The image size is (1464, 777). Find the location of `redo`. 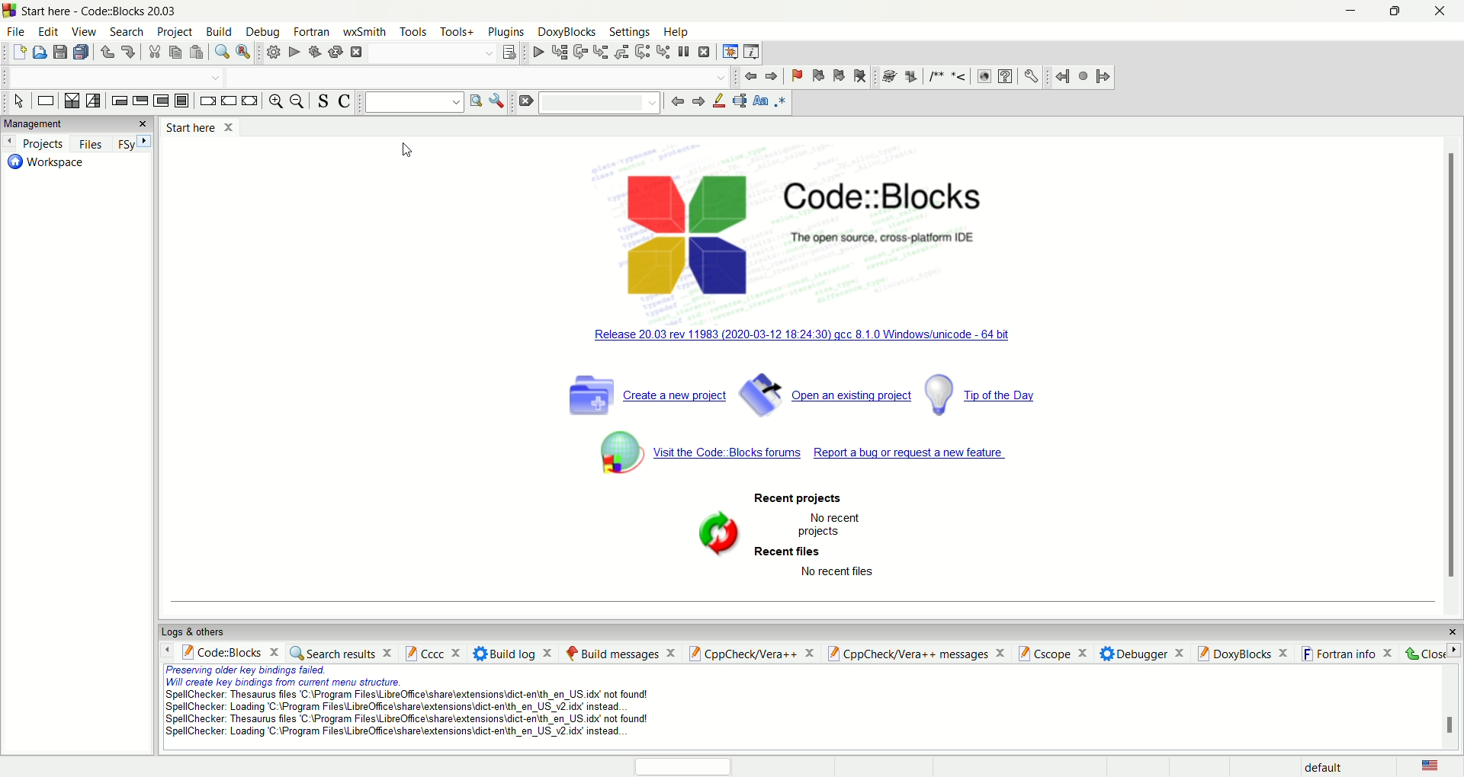

redo is located at coordinates (128, 51).